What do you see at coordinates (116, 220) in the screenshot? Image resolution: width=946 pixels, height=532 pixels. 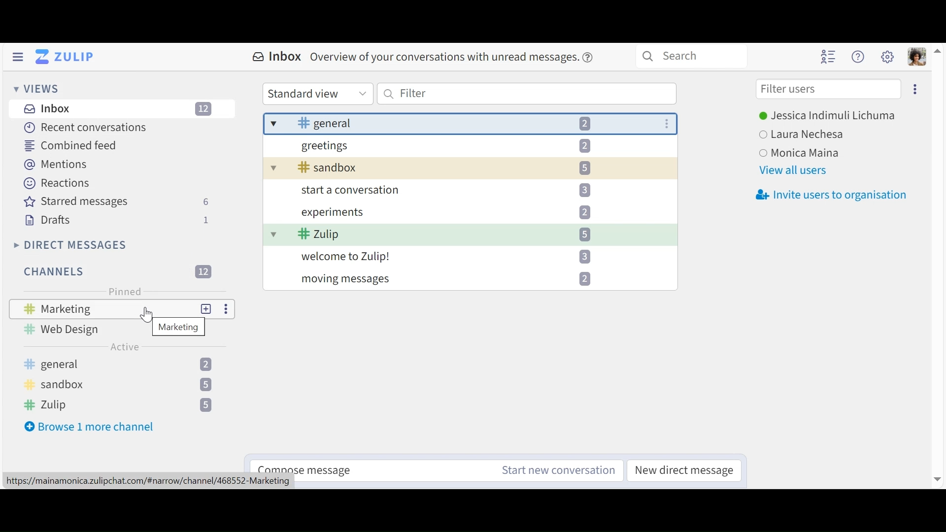 I see `Drafts` at bounding box center [116, 220].